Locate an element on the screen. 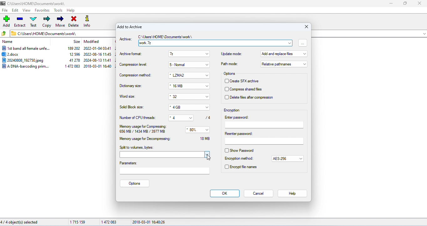  parameters is located at coordinates (165, 168).